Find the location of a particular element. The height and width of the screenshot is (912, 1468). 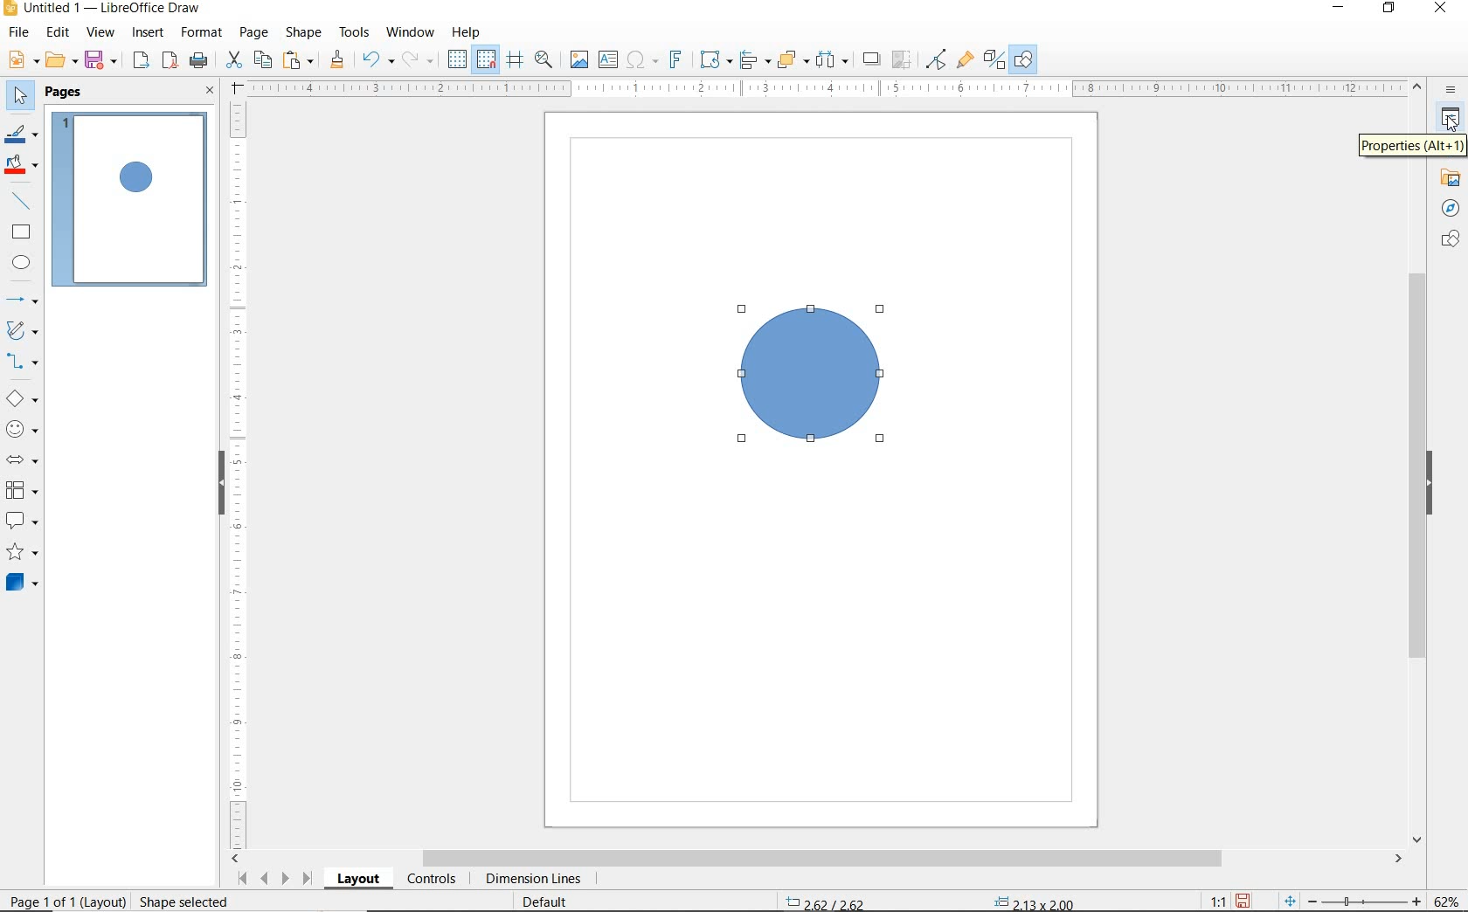

RULER is located at coordinates (239, 473).